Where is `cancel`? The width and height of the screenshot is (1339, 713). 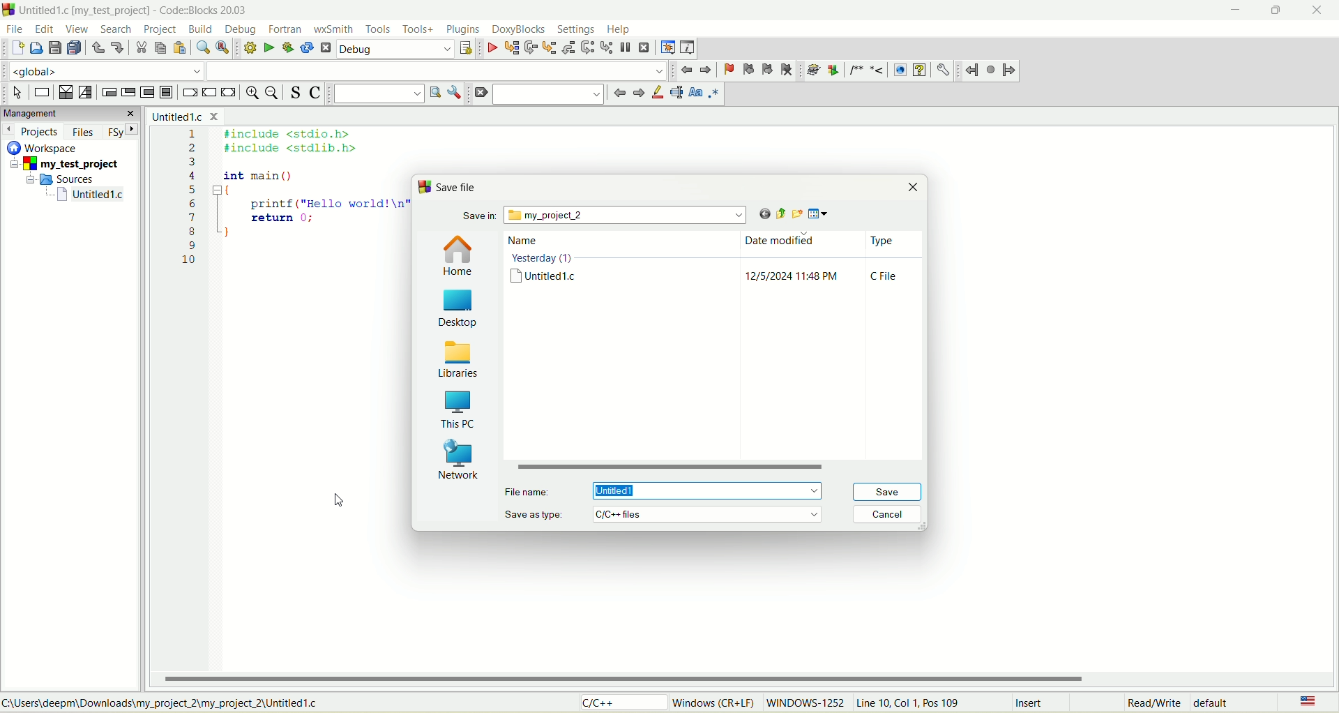 cancel is located at coordinates (886, 516).